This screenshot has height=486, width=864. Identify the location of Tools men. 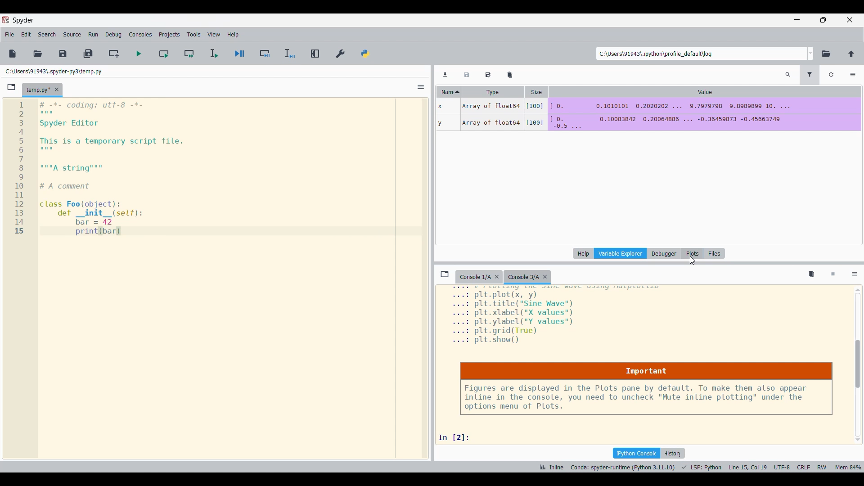
(193, 35).